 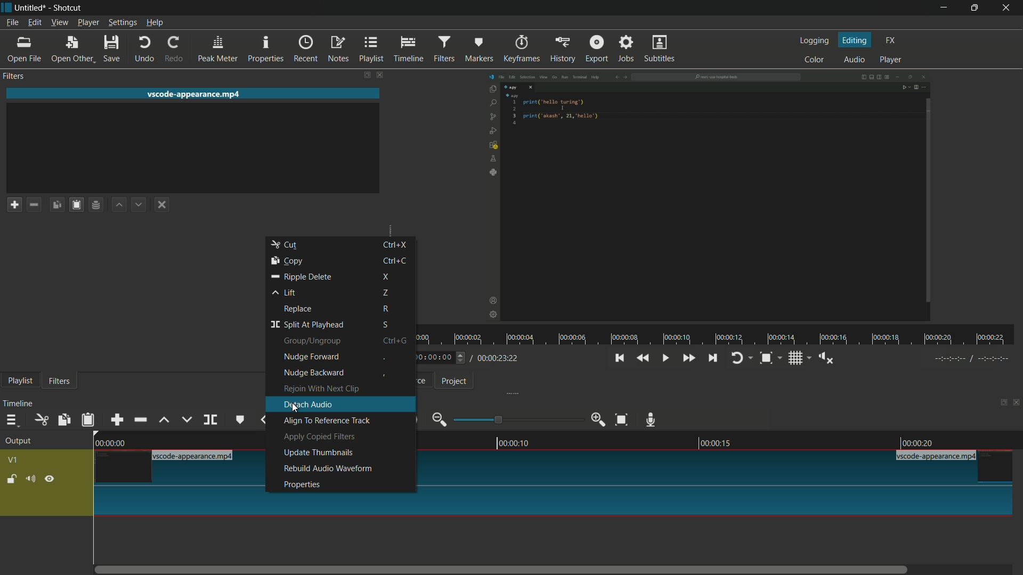 What do you see at coordinates (660, 48) in the screenshot?
I see `subtitles` at bounding box center [660, 48].